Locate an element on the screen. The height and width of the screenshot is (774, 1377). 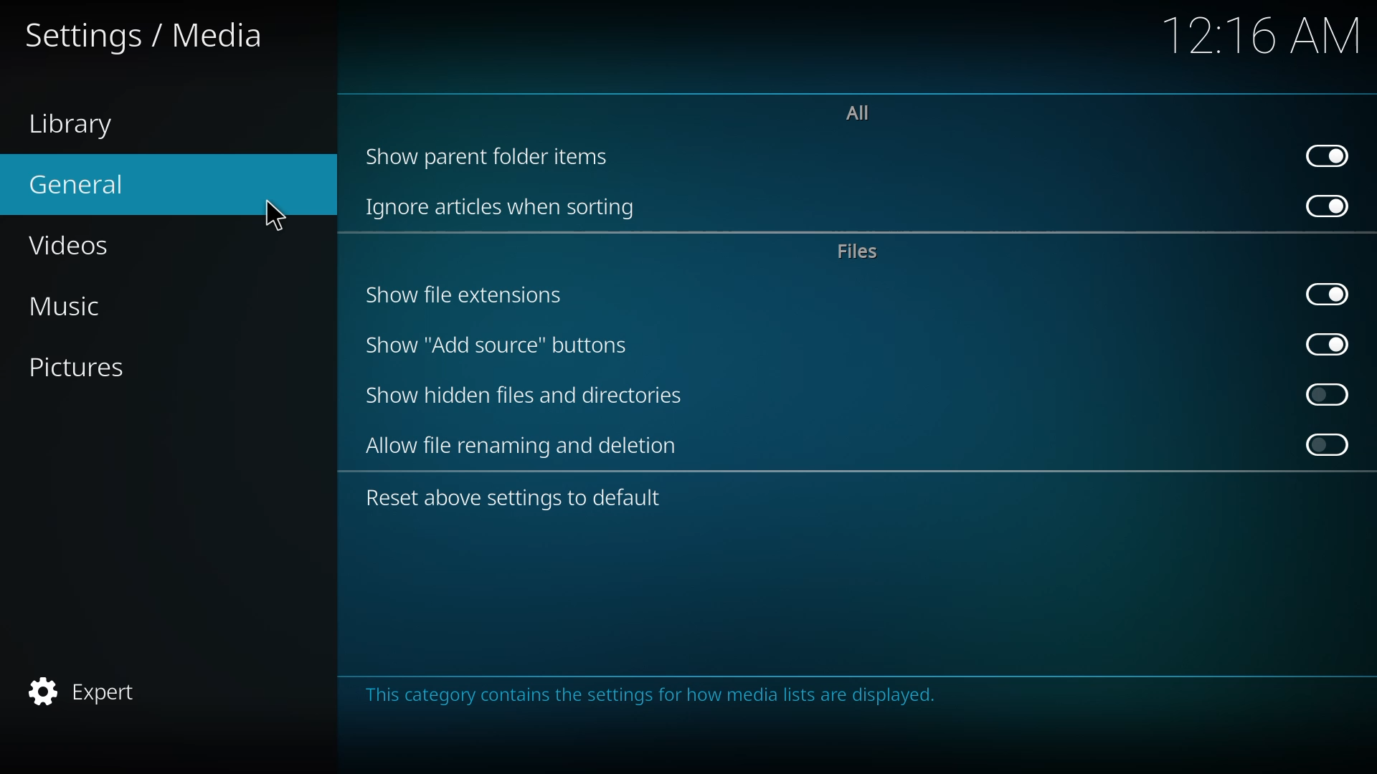
disabled is located at coordinates (1328, 445).